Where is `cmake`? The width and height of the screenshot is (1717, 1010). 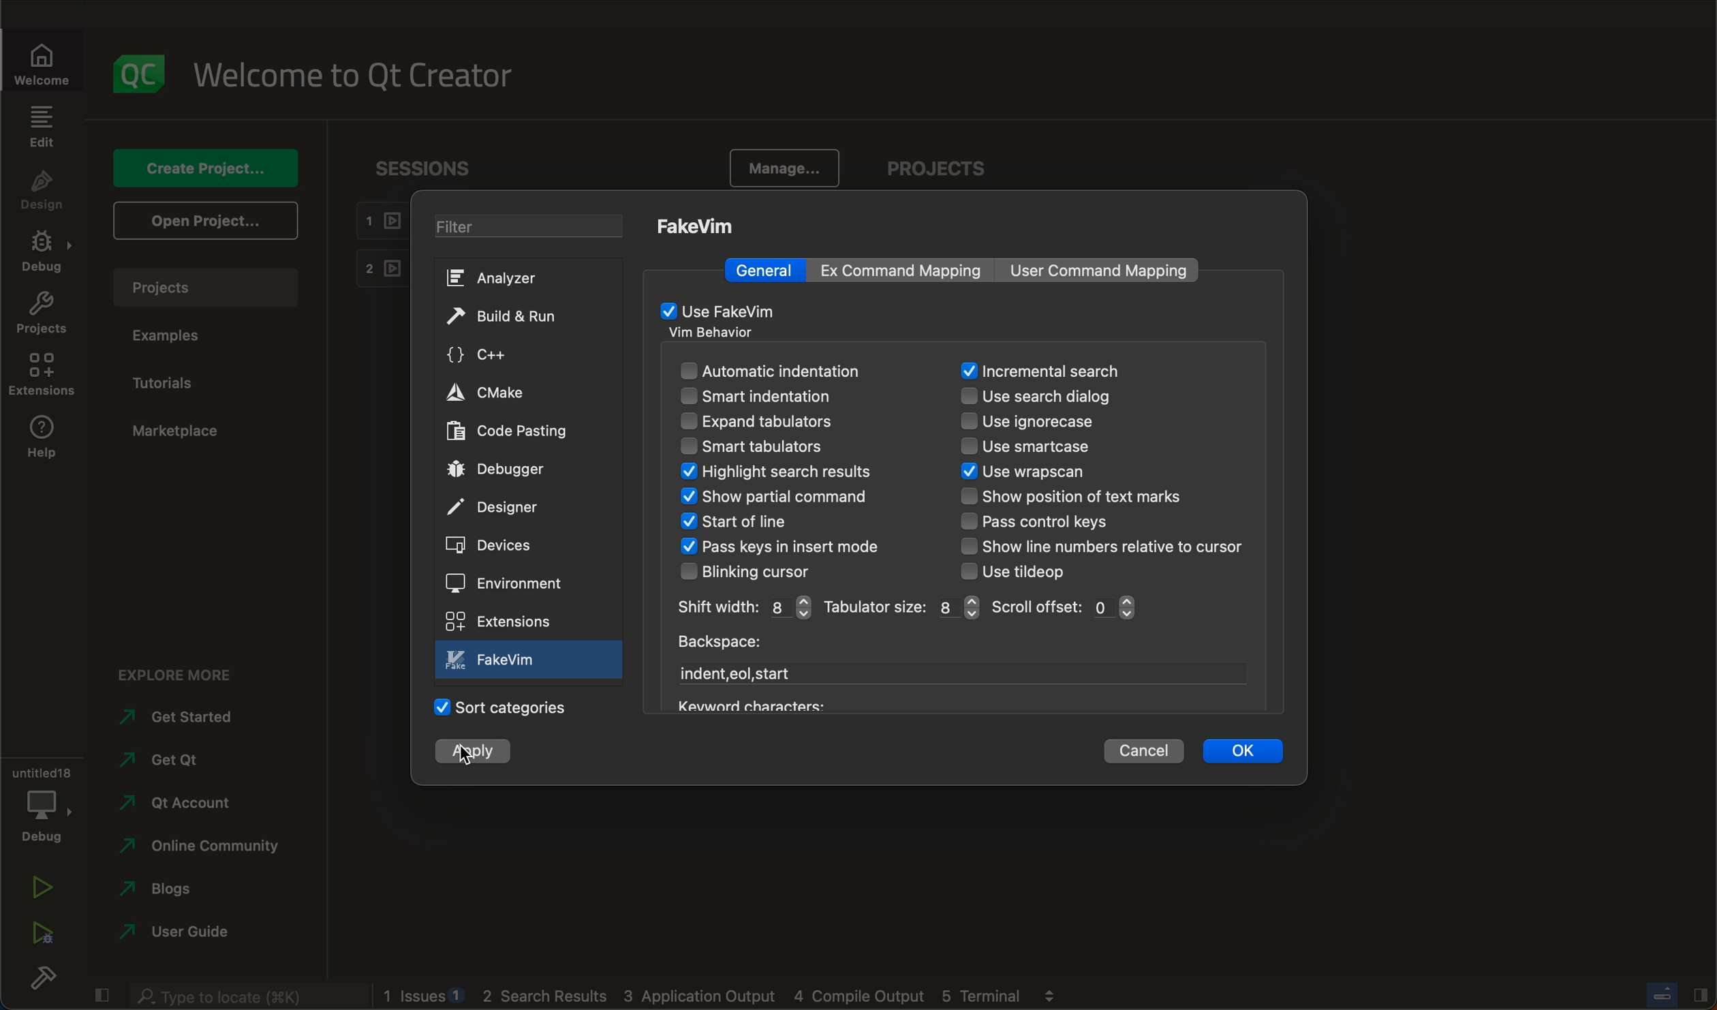 cmake is located at coordinates (513, 394).